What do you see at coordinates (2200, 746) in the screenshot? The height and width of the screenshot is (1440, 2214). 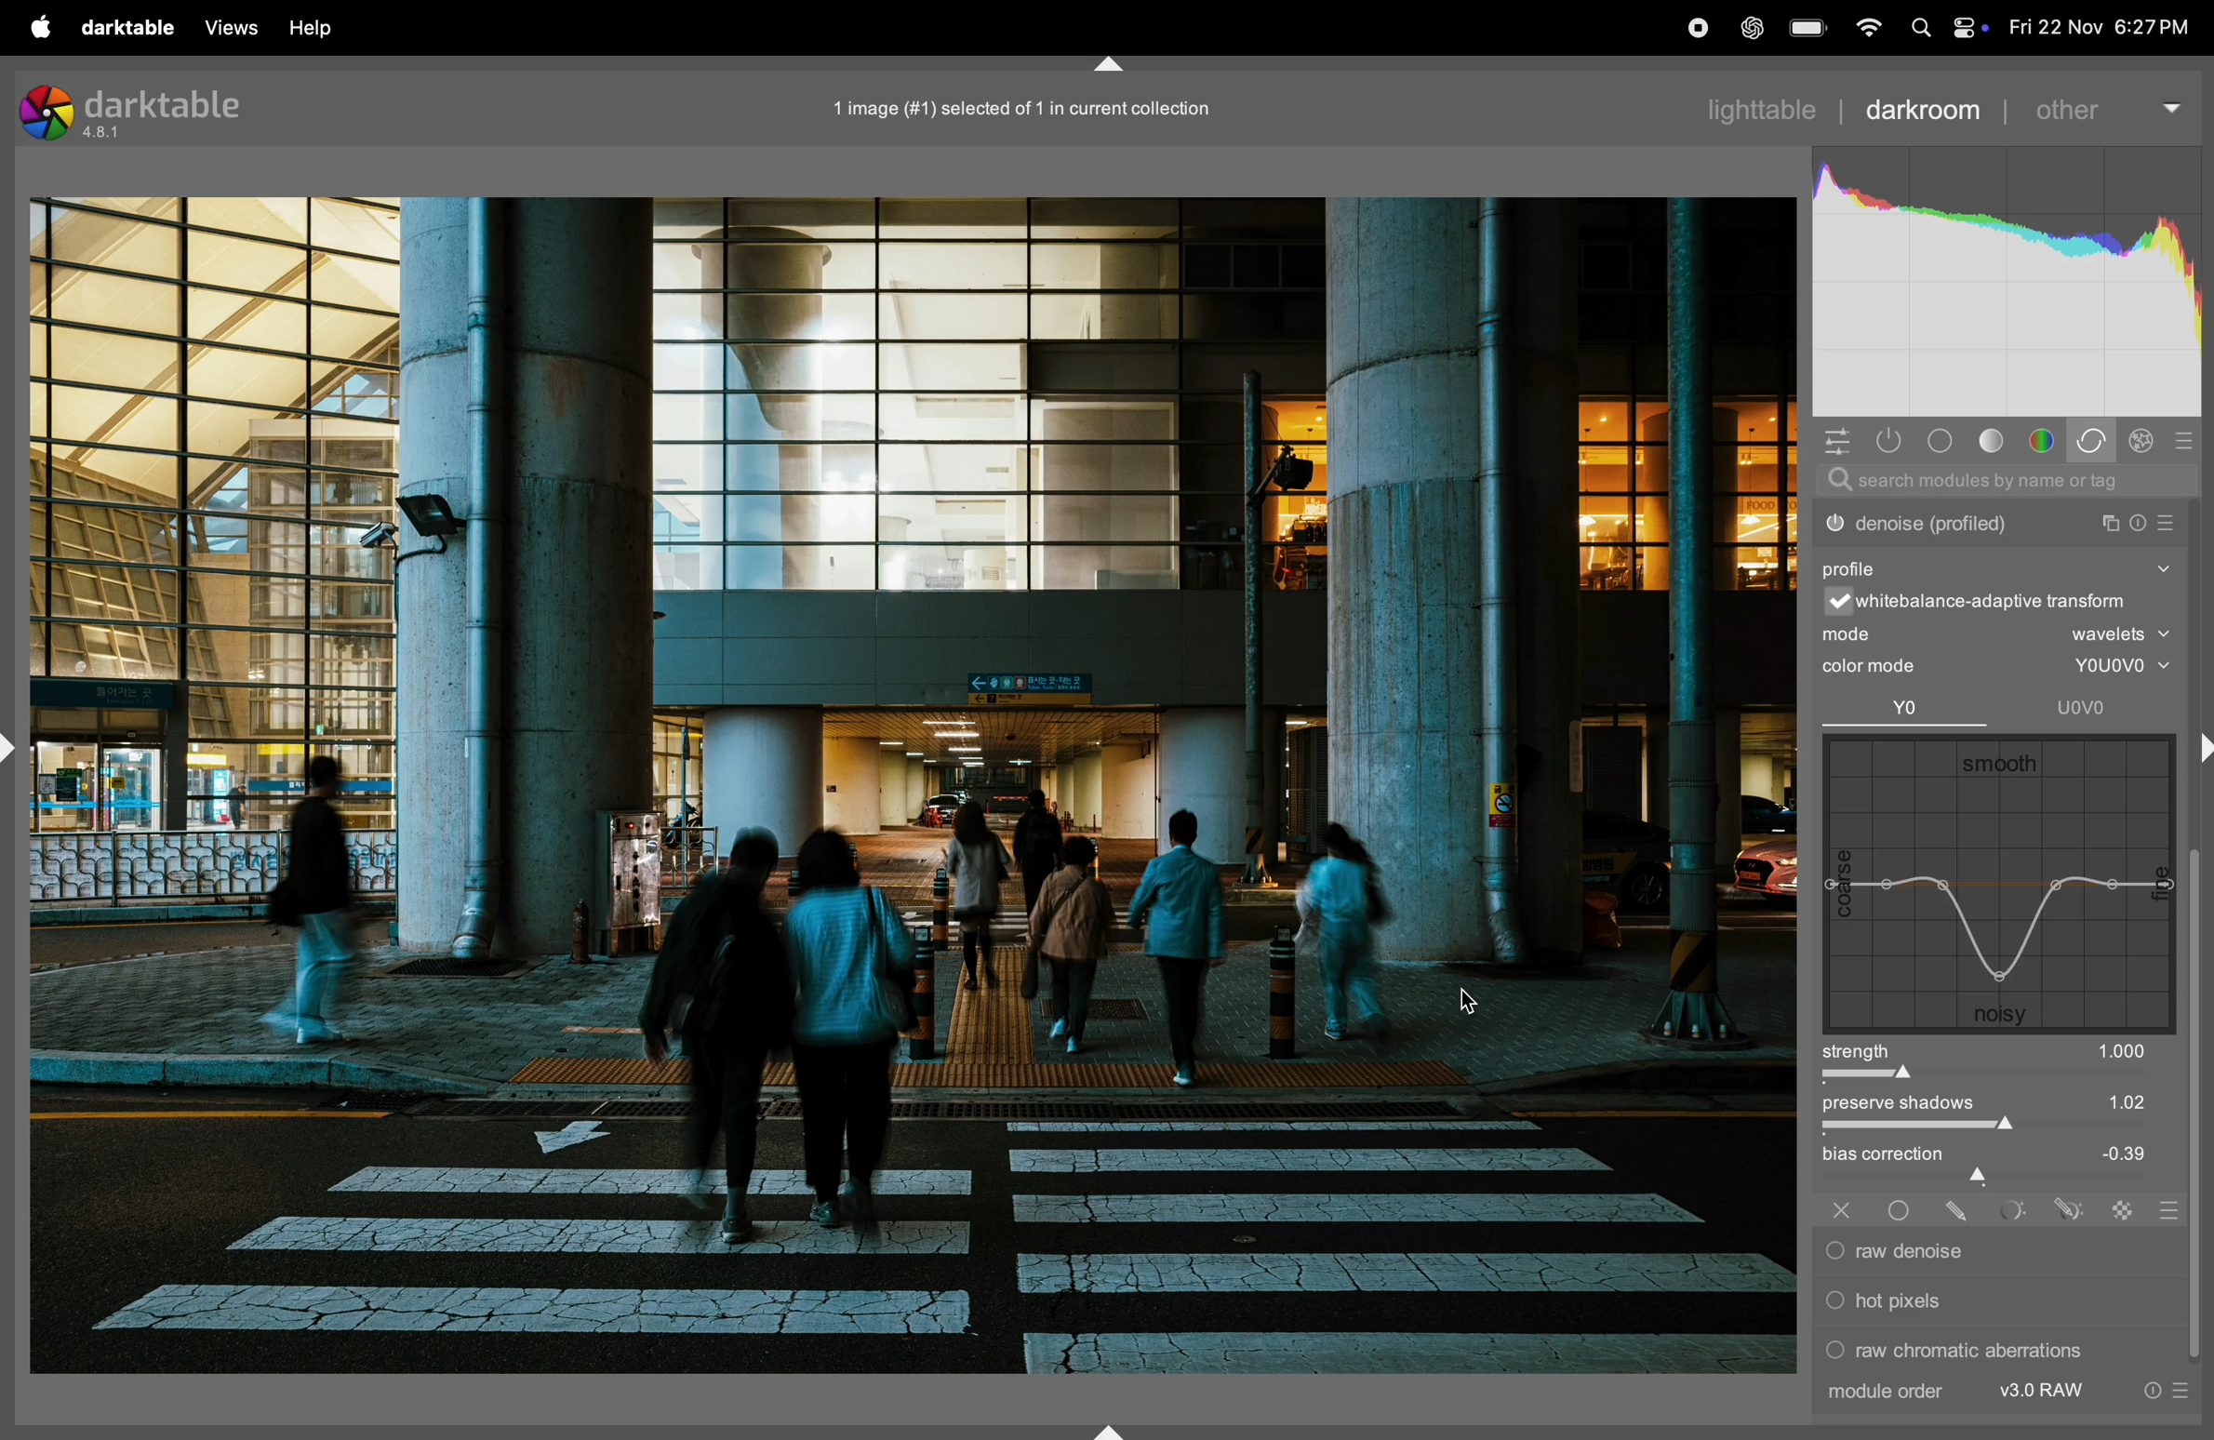 I see `shift+ctrl+r` at bounding box center [2200, 746].